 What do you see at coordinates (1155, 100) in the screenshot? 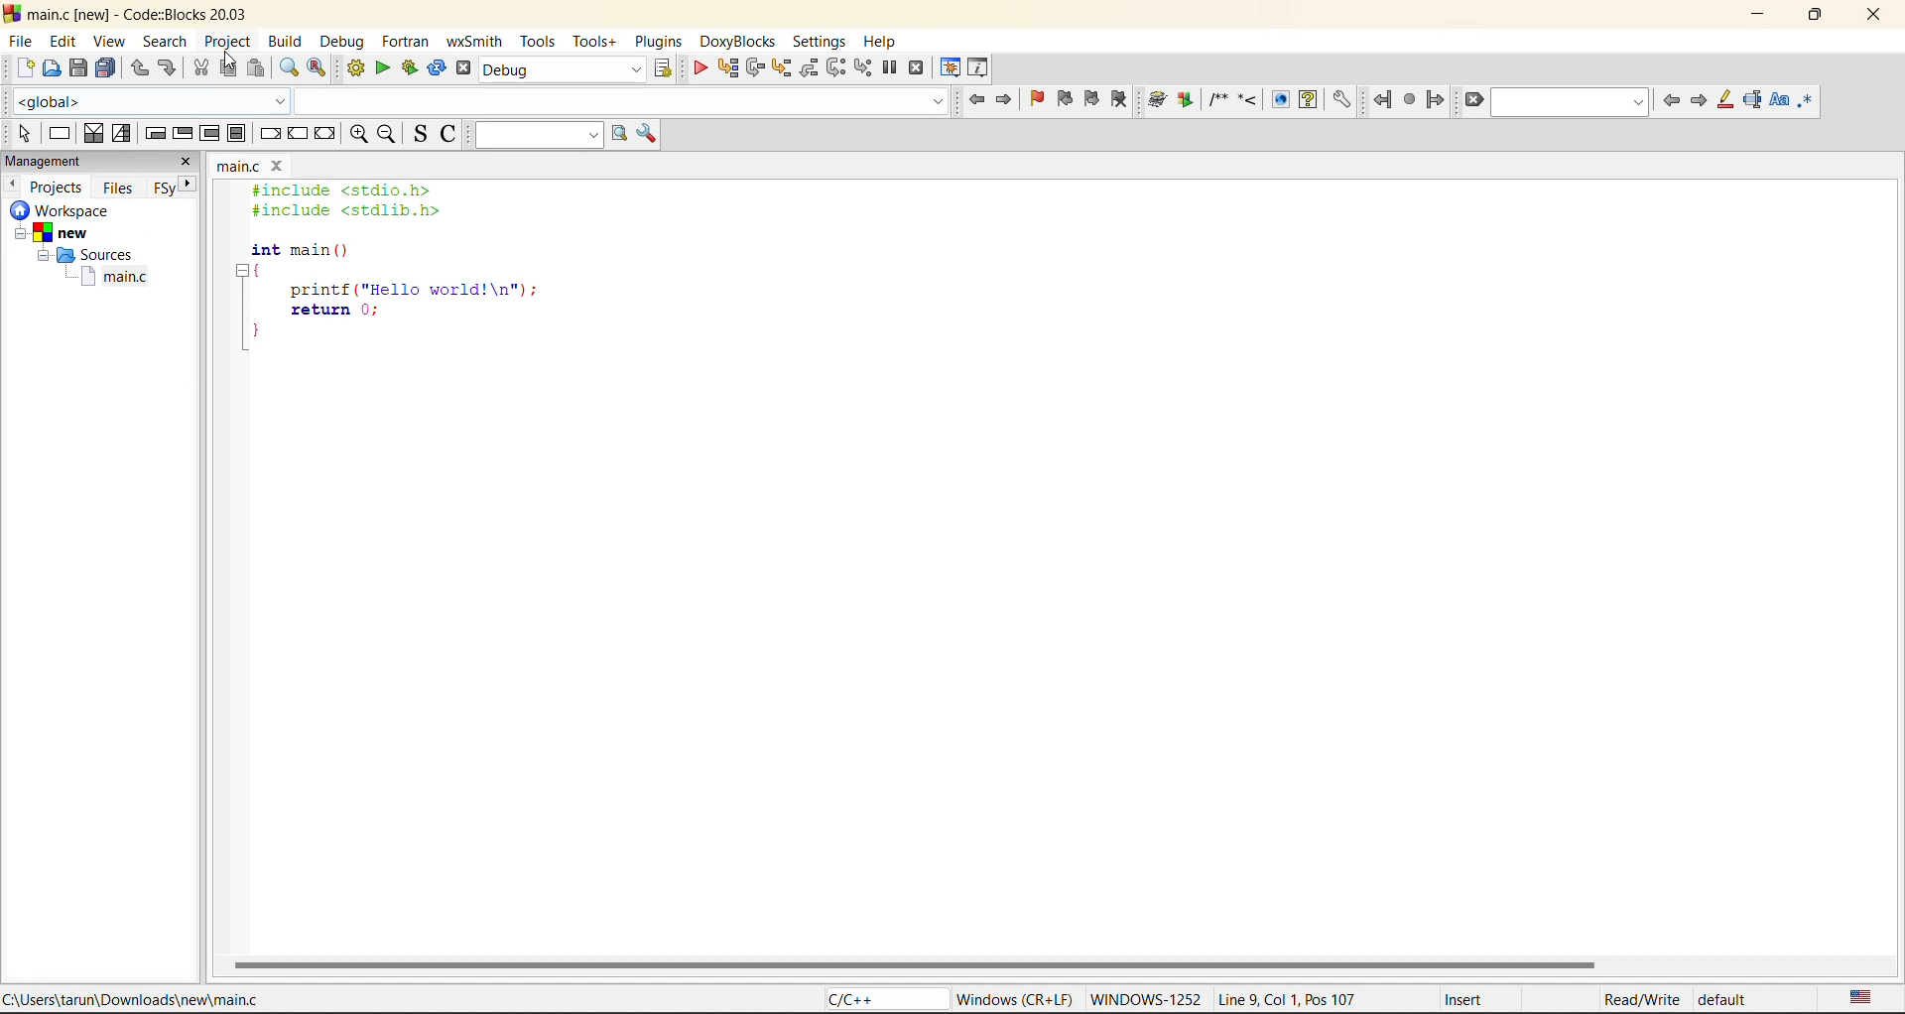
I see `Run doxywizard` at bounding box center [1155, 100].